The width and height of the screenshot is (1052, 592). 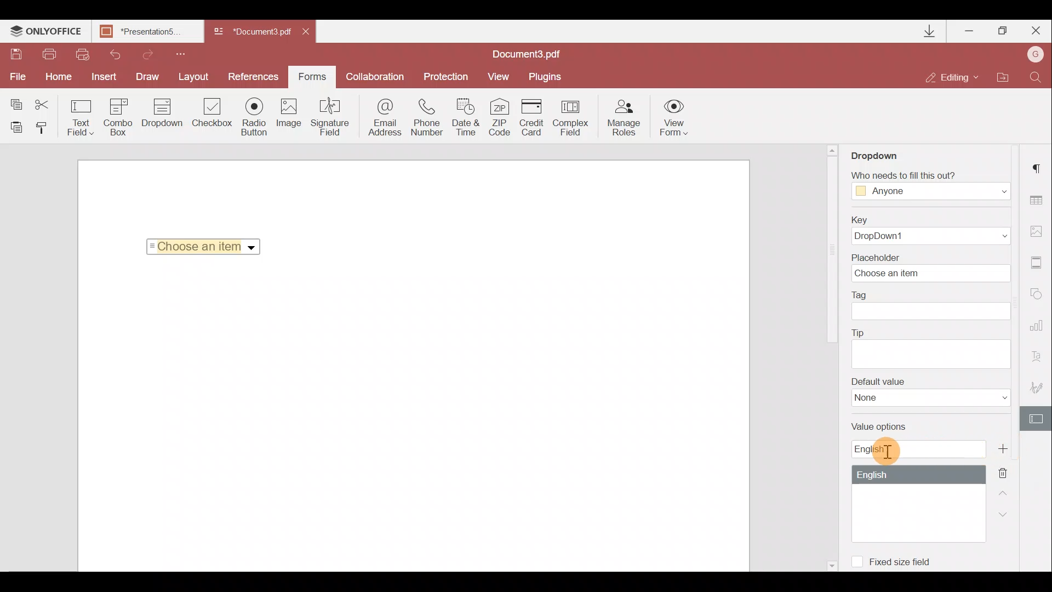 What do you see at coordinates (148, 76) in the screenshot?
I see `Draw` at bounding box center [148, 76].